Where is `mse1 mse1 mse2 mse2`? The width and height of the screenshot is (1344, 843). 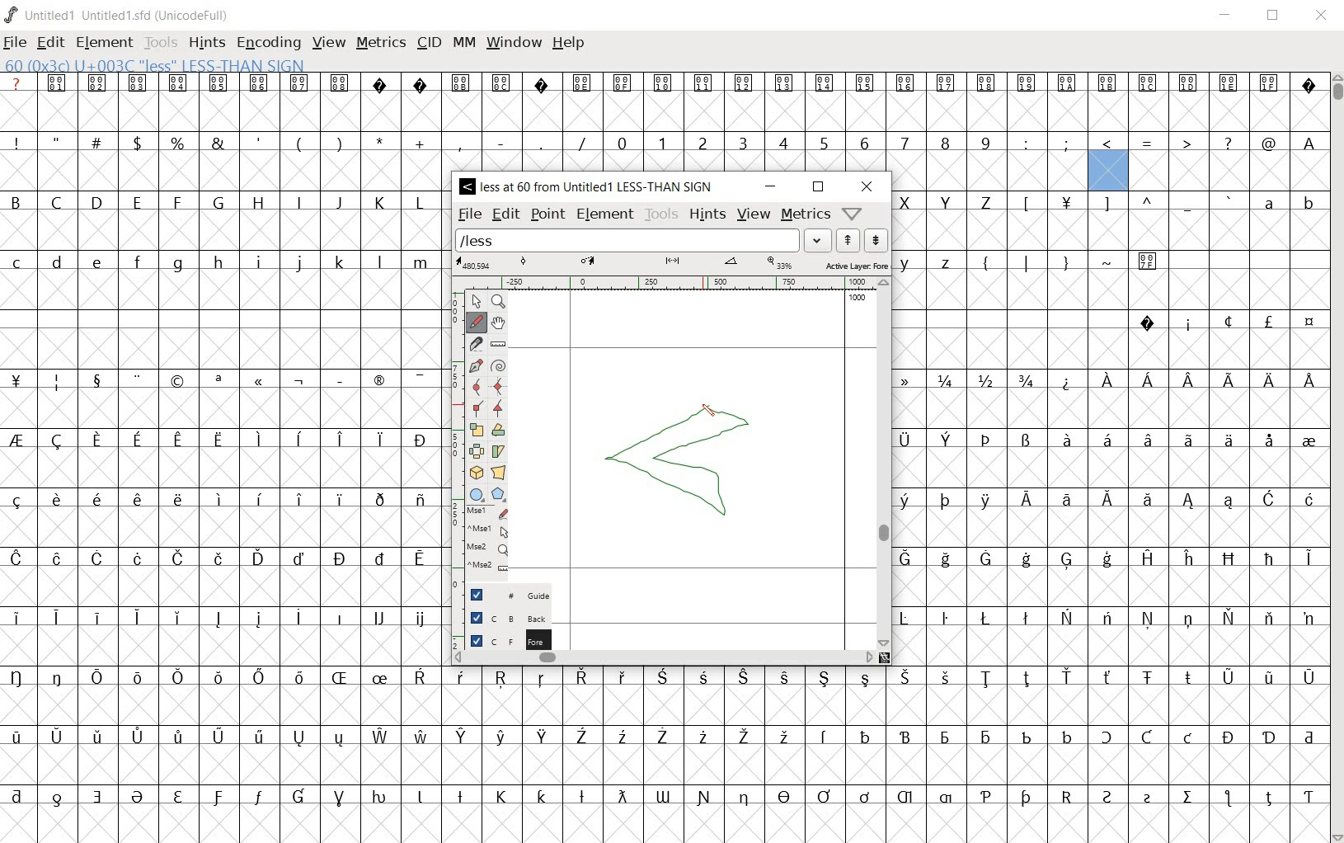 mse1 mse1 mse2 mse2 is located at coordinates (491, 539).